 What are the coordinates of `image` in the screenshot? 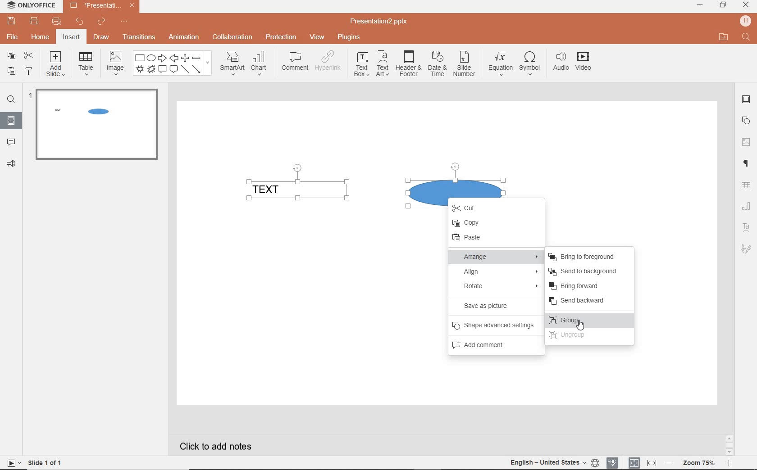 It's located at (114, 63).